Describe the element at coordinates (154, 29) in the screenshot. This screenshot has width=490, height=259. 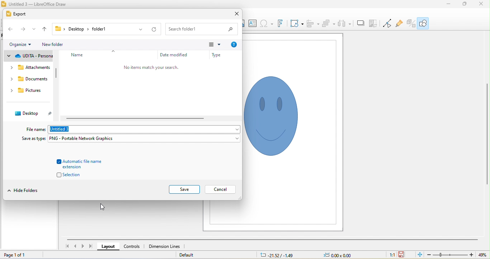
I see `refresh` at that location.